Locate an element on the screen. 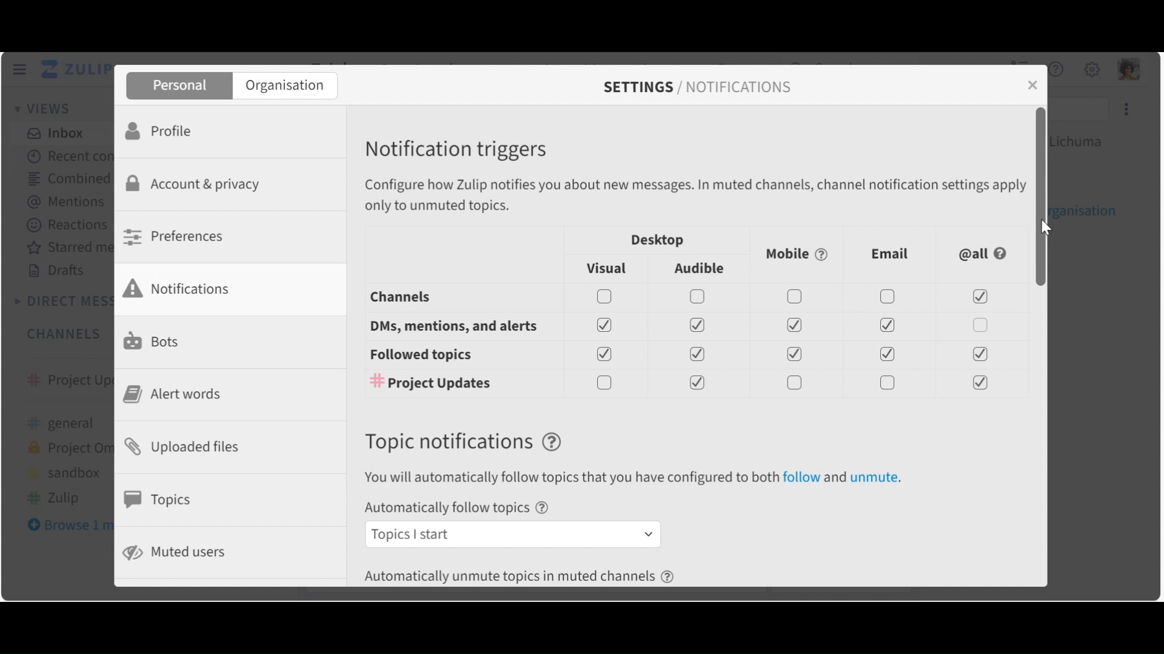 The height and width of the screenshot is (654, 1164). Vertical scroll bar is located at coordinates (1039, 197).